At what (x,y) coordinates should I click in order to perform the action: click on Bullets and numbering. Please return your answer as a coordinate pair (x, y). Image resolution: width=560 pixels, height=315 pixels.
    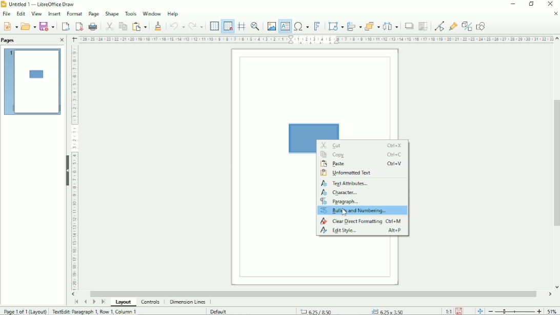
    Looking at the image, I should click on (362, 211).